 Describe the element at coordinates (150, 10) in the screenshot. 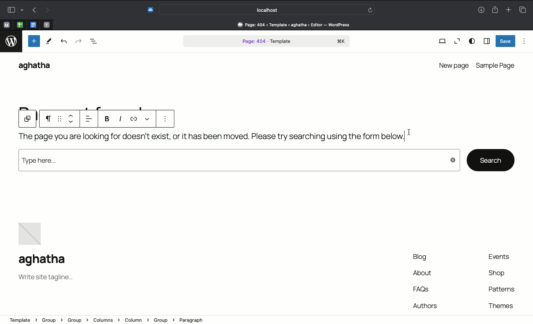

I see `Extensions` at that location.